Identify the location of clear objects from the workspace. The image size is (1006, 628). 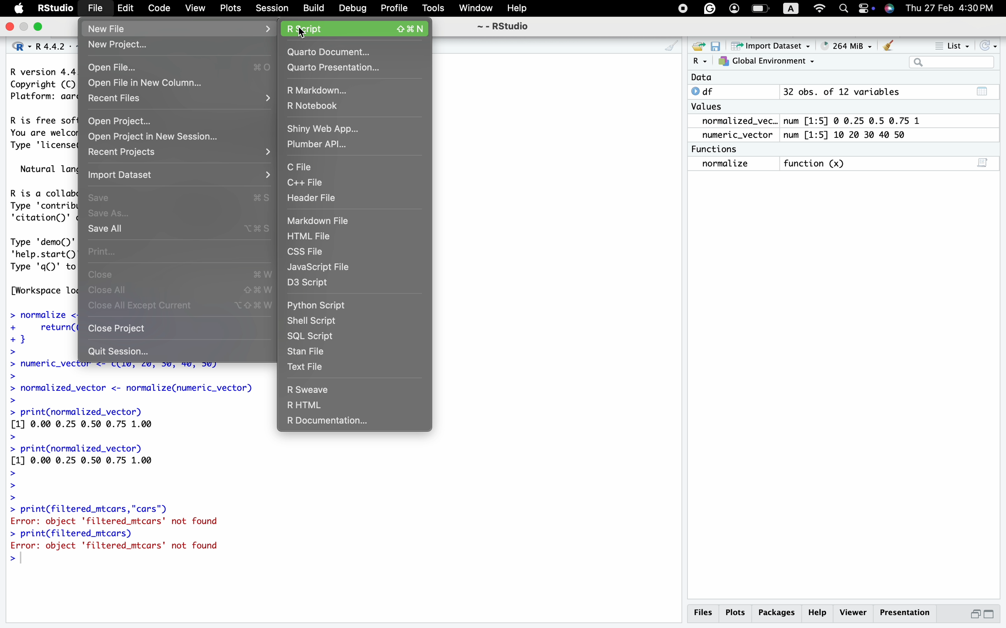
(889, 45).